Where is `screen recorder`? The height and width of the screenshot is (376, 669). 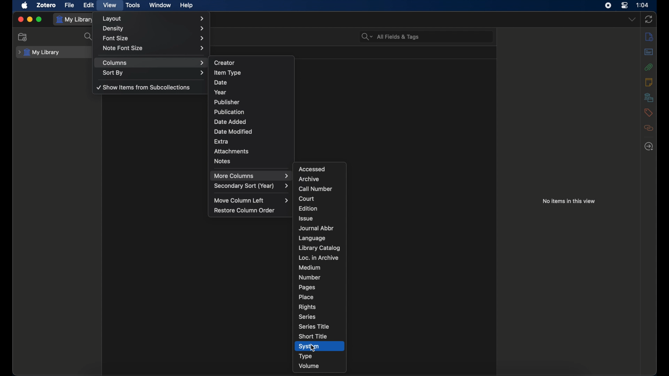
screen recorder is located at coordinates (608, 6).